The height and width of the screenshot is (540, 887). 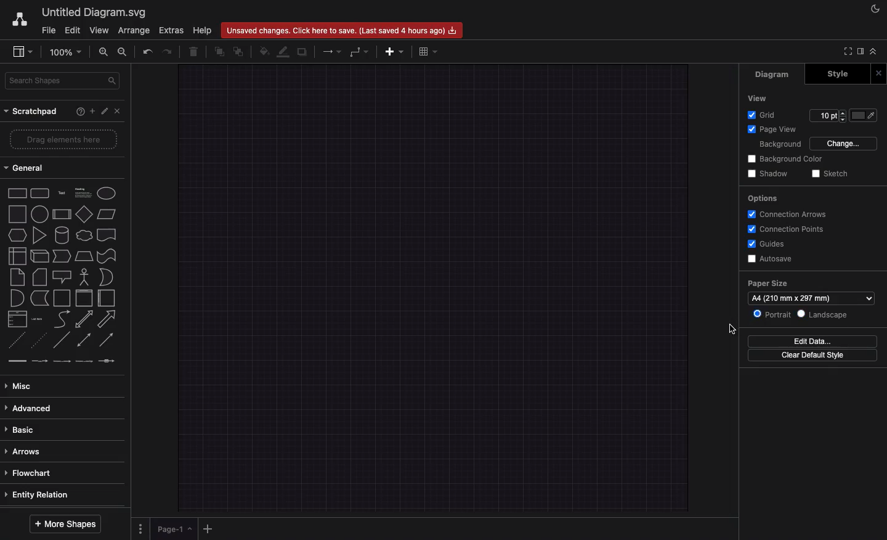 I want to click on Help, so click(x=75, y=112).